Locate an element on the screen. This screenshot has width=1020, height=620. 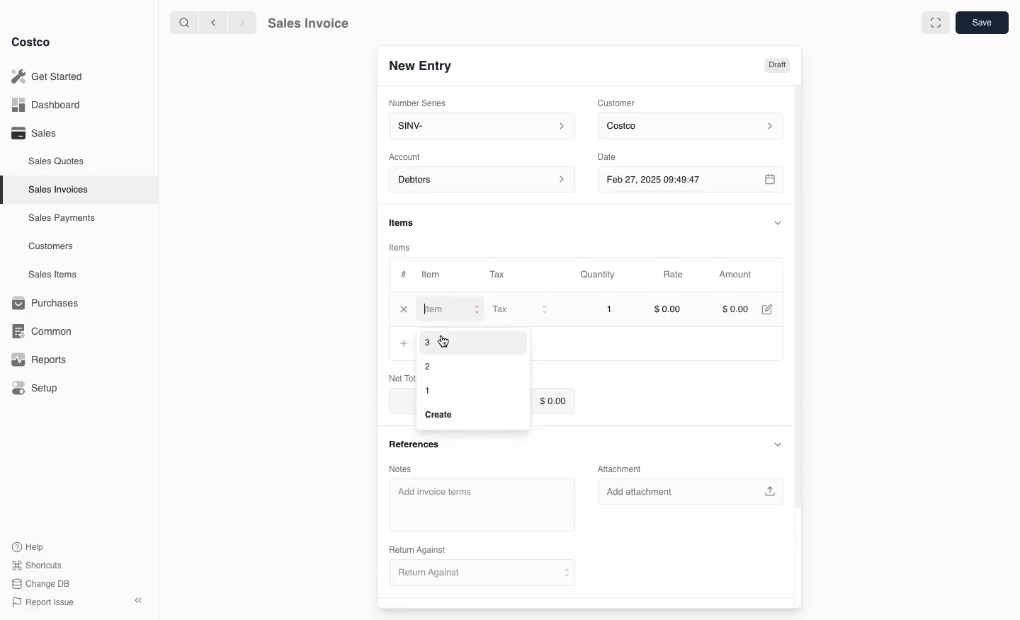
Return Against is located at coordinates (472, 573).